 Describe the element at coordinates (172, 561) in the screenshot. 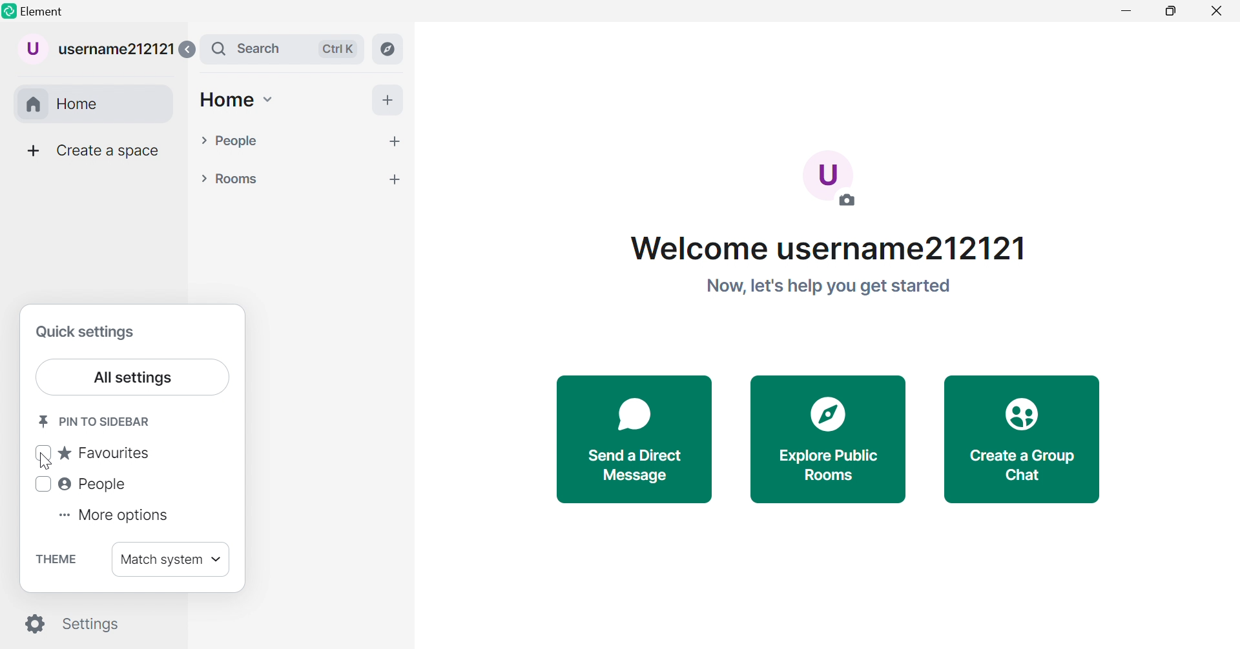

I see `Match system` at that location.